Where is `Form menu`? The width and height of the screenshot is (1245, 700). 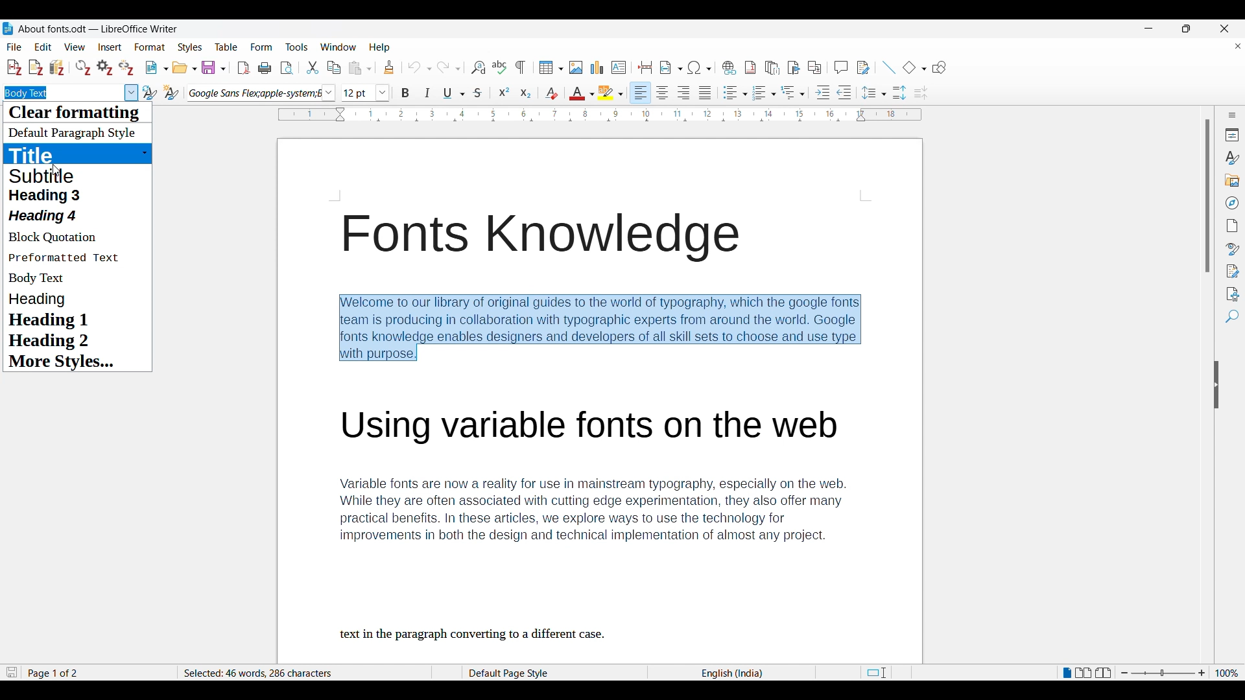
Form menu is located at coordinates (261, 47).